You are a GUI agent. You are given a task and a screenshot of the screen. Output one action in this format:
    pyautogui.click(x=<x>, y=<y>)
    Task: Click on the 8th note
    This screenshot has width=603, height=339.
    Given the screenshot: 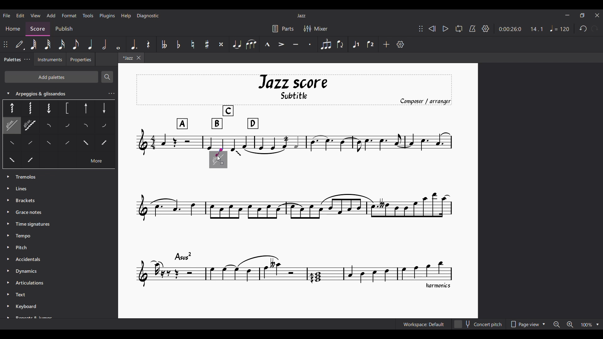 What is the action you would take?
    pyautogui.click(x=76, y=44)
    